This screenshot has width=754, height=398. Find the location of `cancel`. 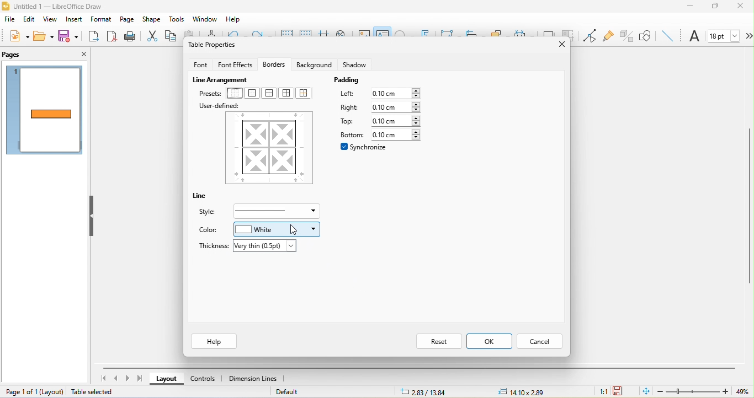

cancel is located at coordinates (541, 341).